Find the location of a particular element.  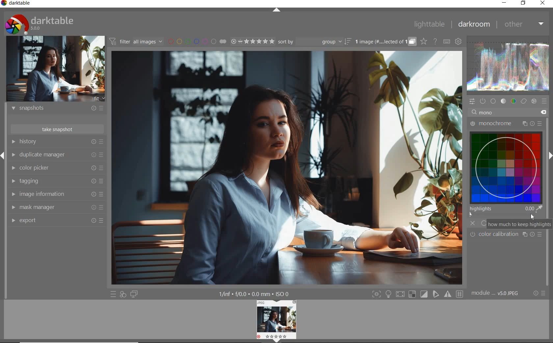

enable online help is located at coordinates (435, 42).